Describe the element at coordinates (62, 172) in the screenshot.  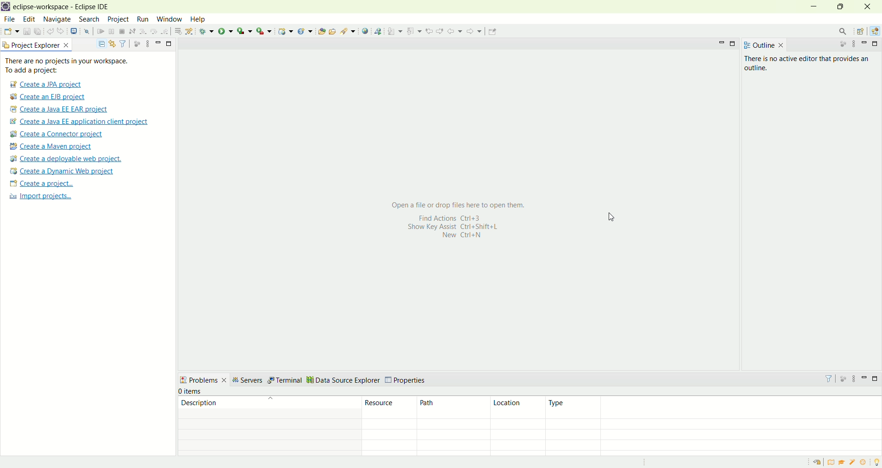
I see `create a dynamic web project` at that location.